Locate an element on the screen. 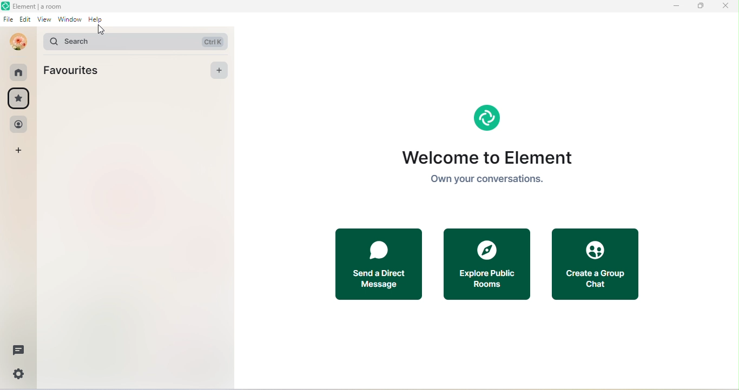 The height and width of the screenshot is (390, 739). maximize is located at coordinates (701, 7).